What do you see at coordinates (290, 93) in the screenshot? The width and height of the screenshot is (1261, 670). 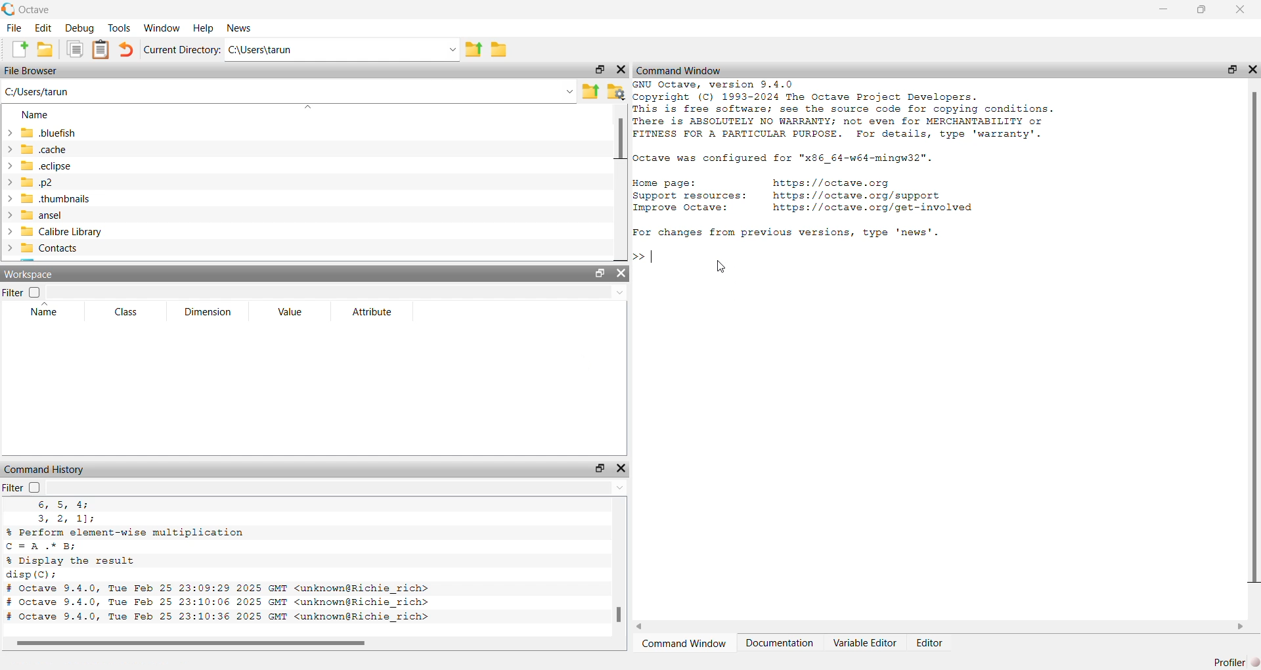 I see `C:/Users/tarun` at bounding box center [290, 93].